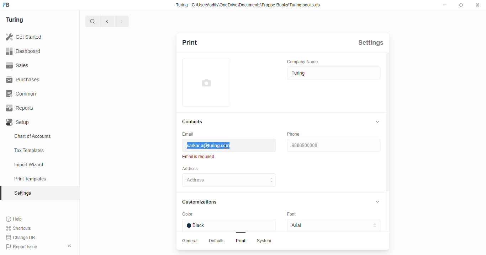  I want to click on Setup, so click(33, 122).